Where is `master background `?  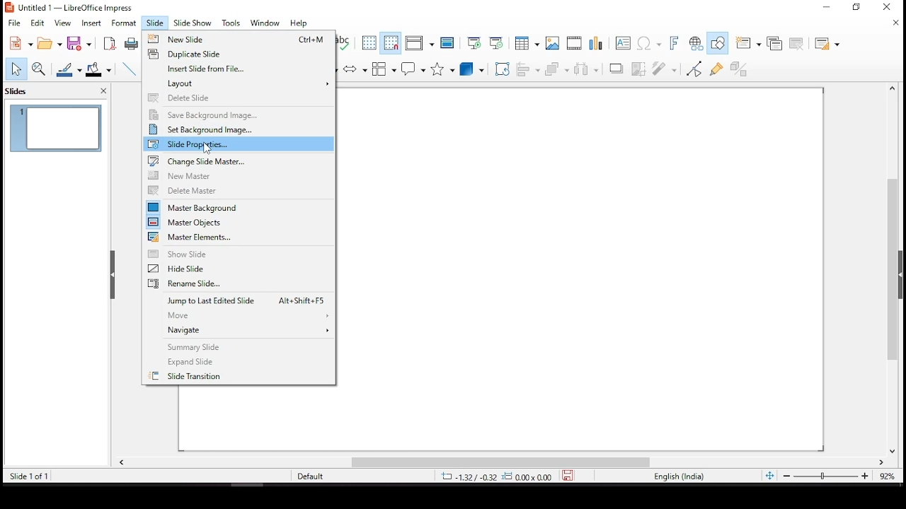
master background  is located at coordinates (237, 207).